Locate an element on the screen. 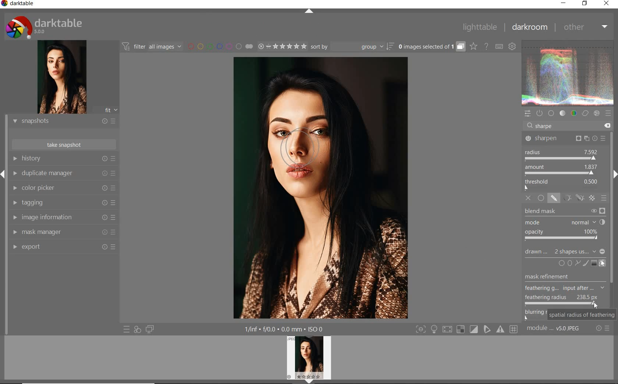 This screenshot has height=384, width=618. RADIUS is located at coordinates (561, 154).